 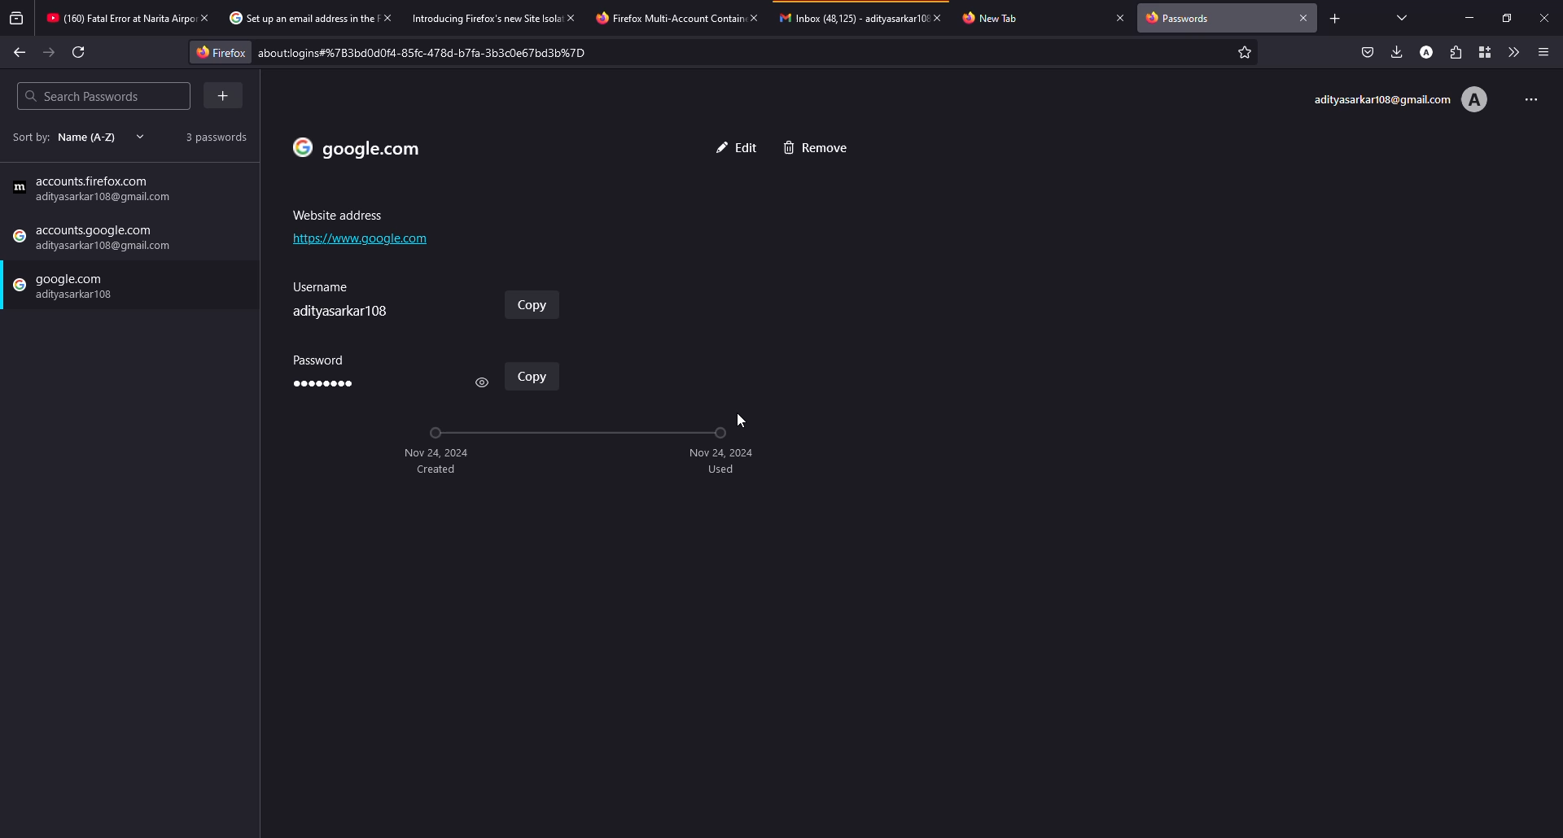 I want to click on password saved, so click(x=85, y=290).